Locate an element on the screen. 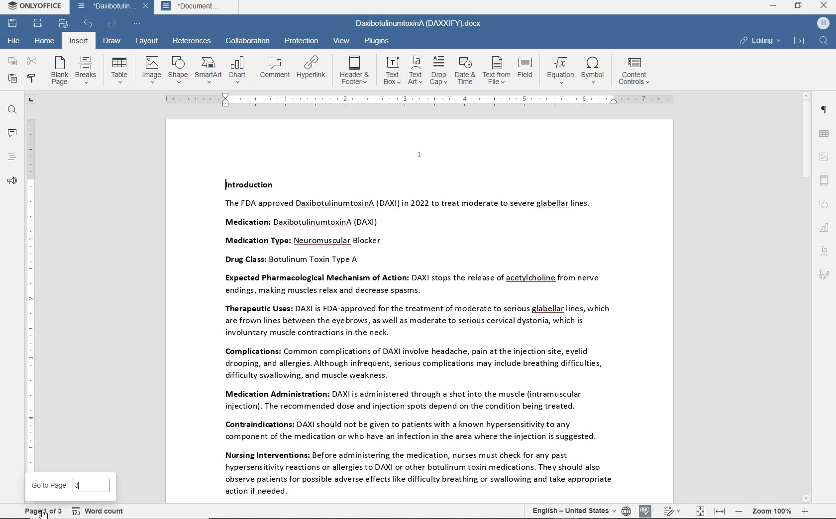 The image size is (836, 519). comments is located at coordinates (12, 133).